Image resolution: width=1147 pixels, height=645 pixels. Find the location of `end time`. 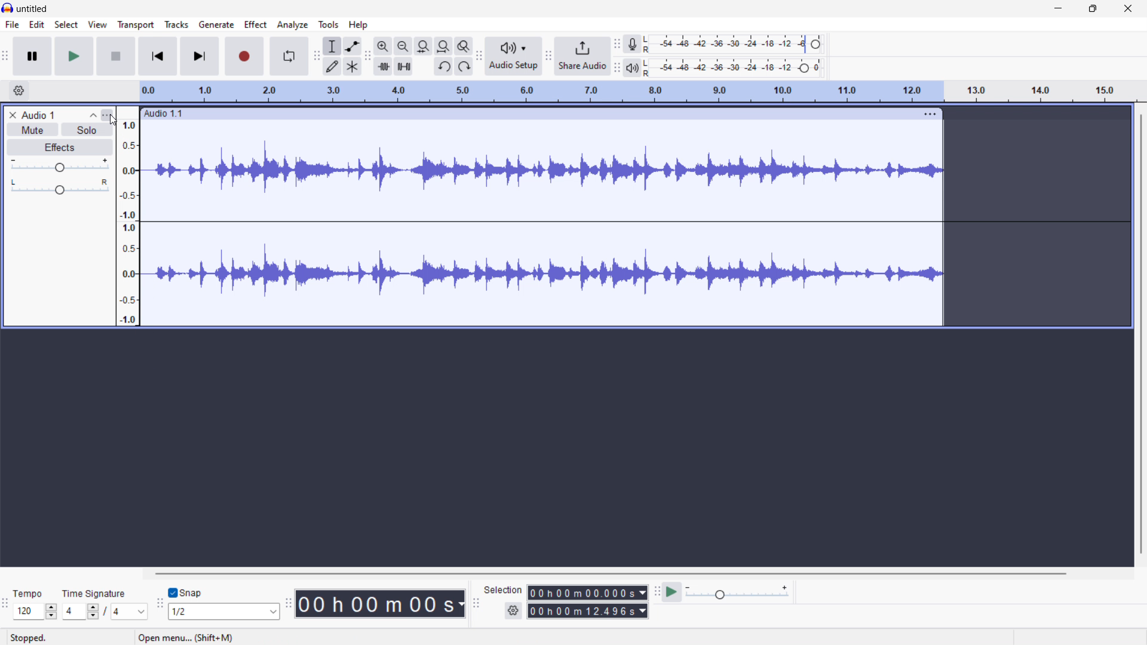

end time is located at coordinates (588, 611).